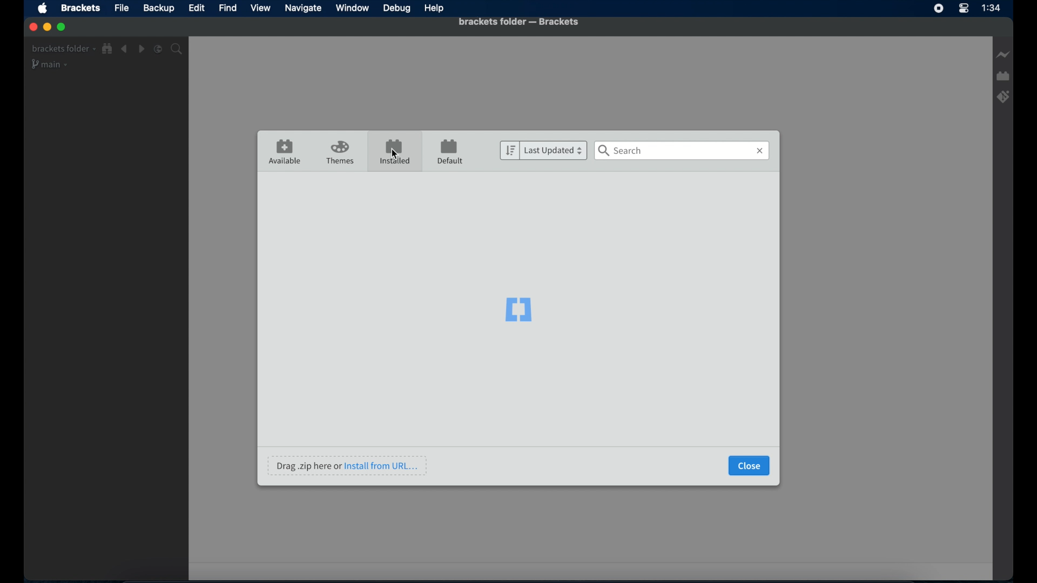 The image size is (1037, 583). Describe the element at coordinates (196, 8) in the screenshot. I see `Edit` at that location.